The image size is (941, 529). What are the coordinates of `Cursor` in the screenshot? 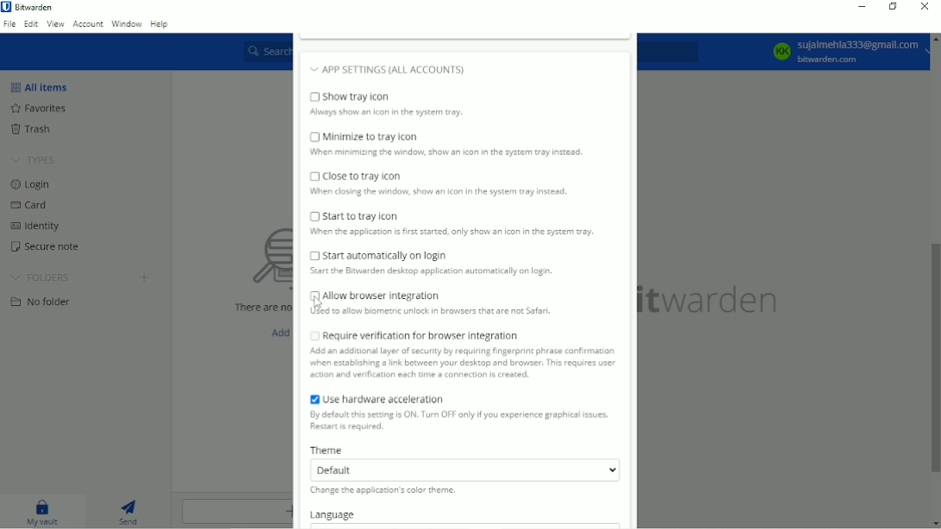 It's located at (317, 305).